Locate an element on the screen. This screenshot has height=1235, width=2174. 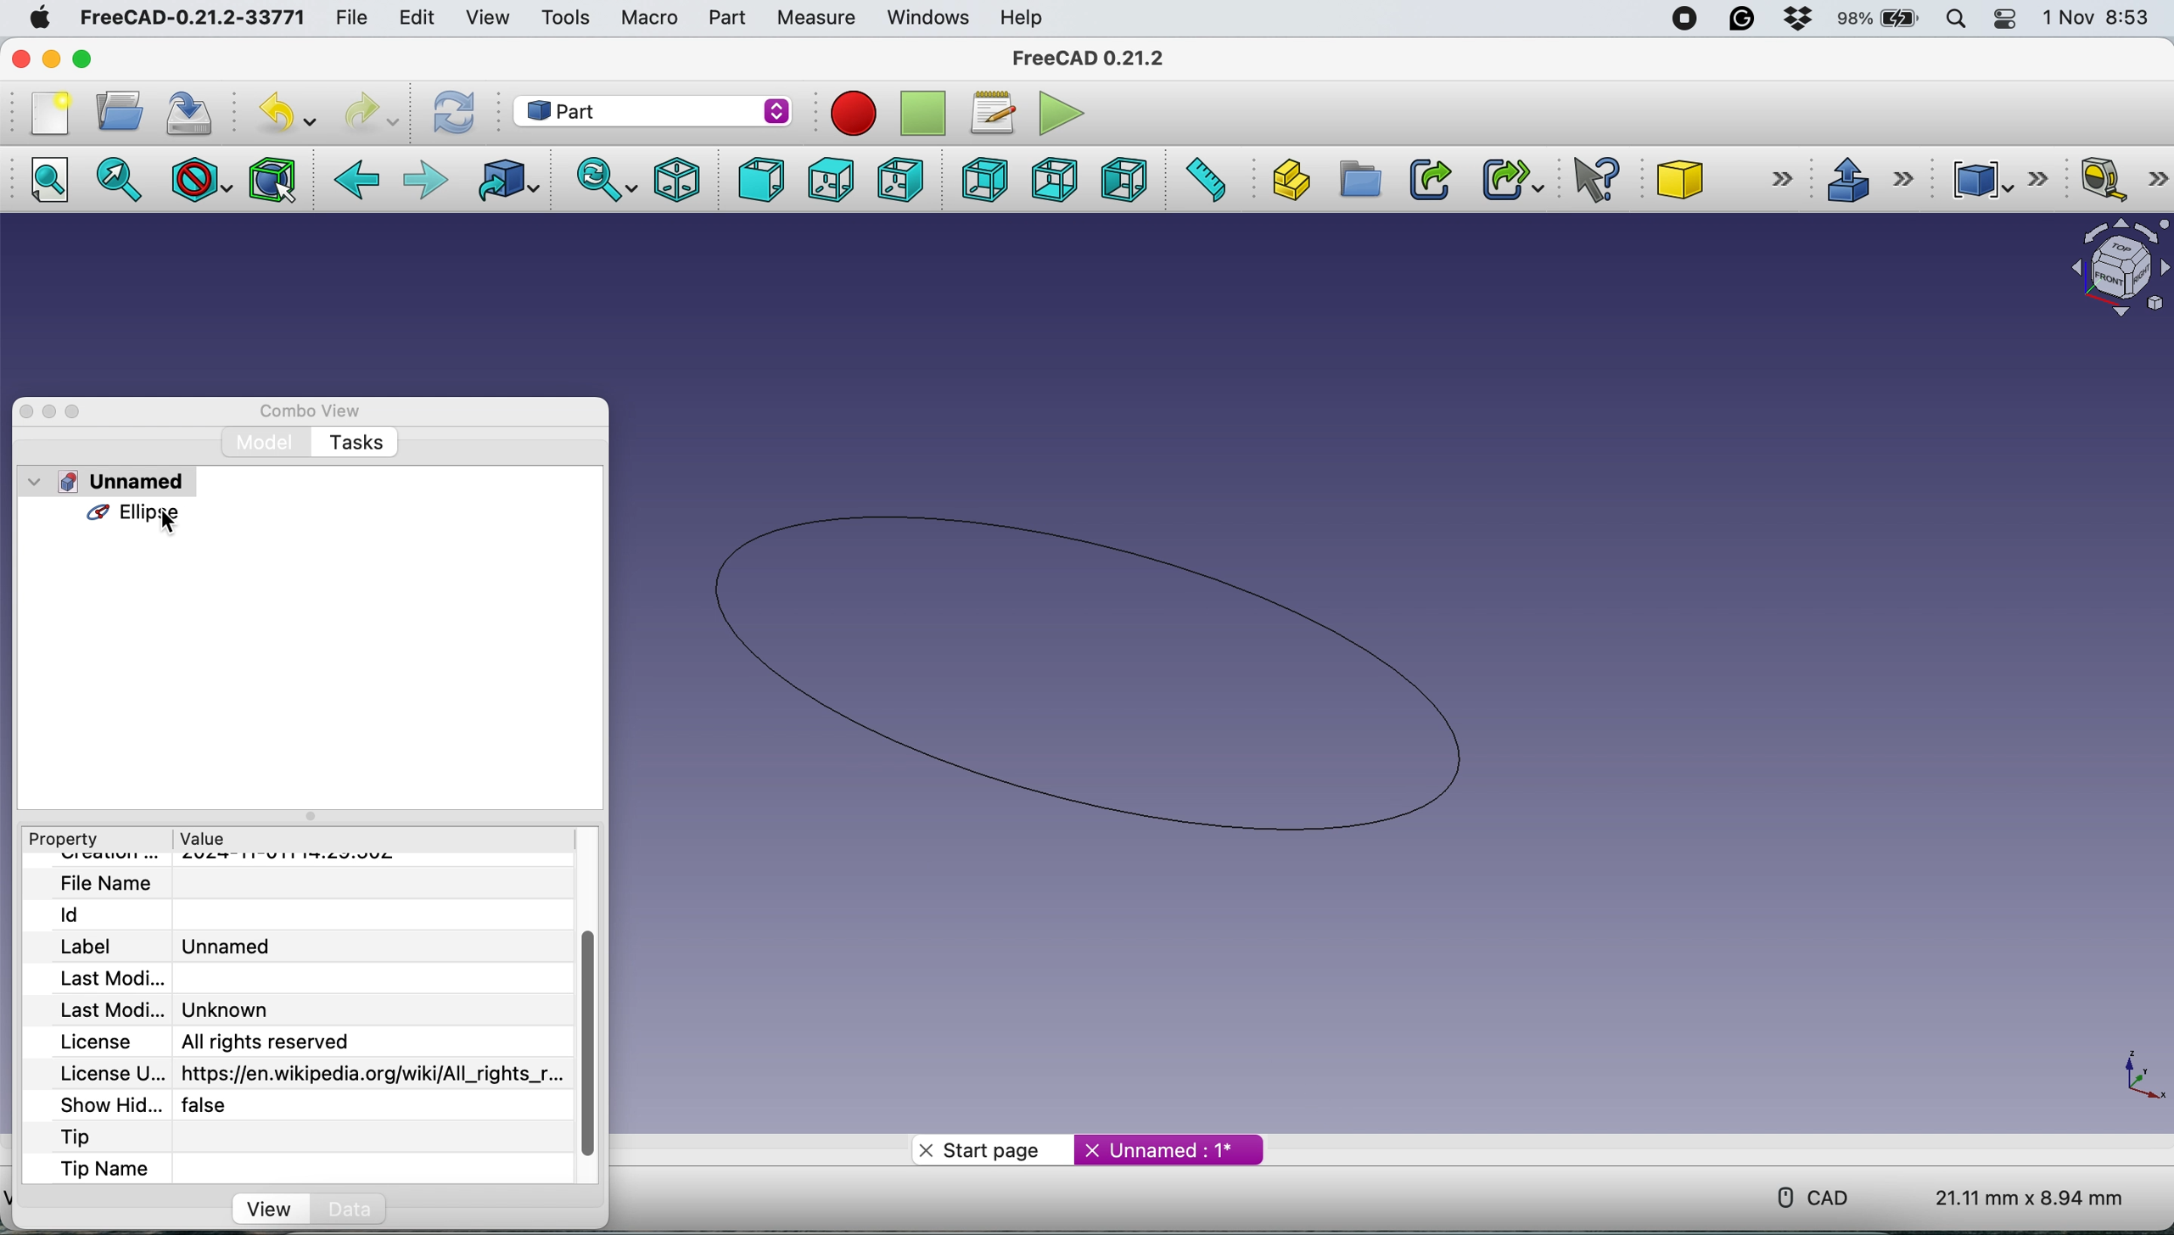
license is located at coordinates (309, 1072).